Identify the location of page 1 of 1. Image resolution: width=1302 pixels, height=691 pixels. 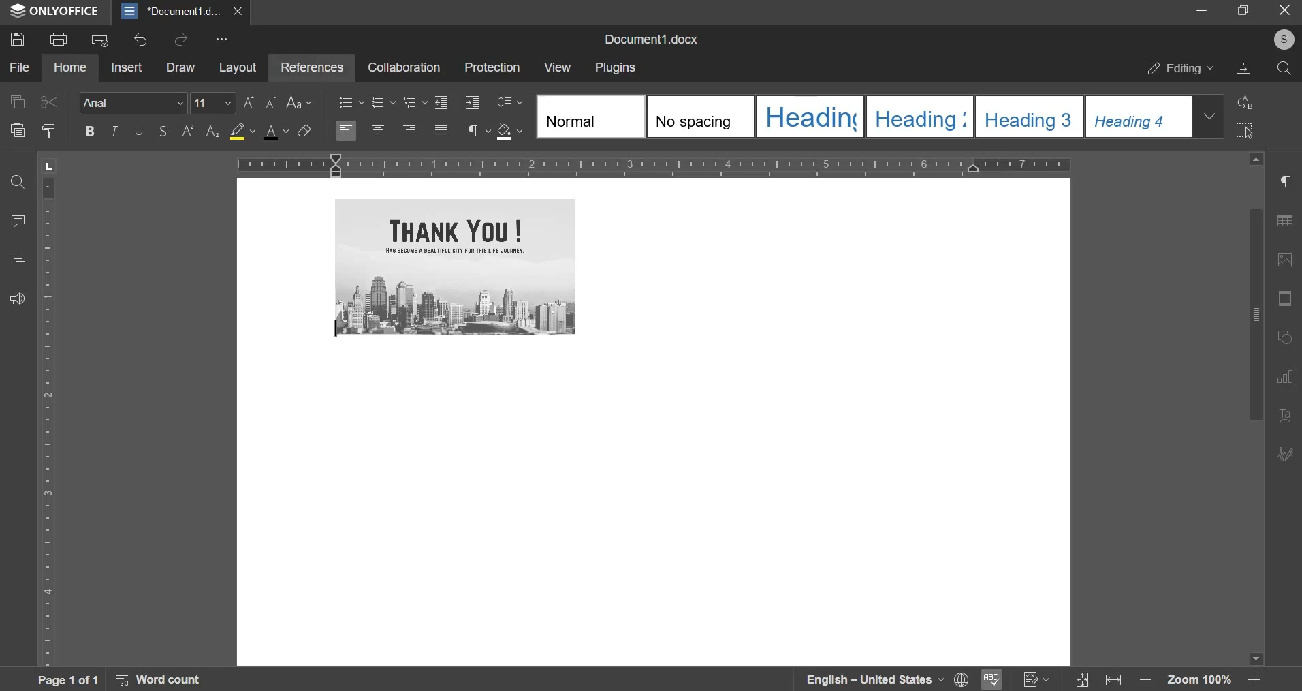
(65, 679).